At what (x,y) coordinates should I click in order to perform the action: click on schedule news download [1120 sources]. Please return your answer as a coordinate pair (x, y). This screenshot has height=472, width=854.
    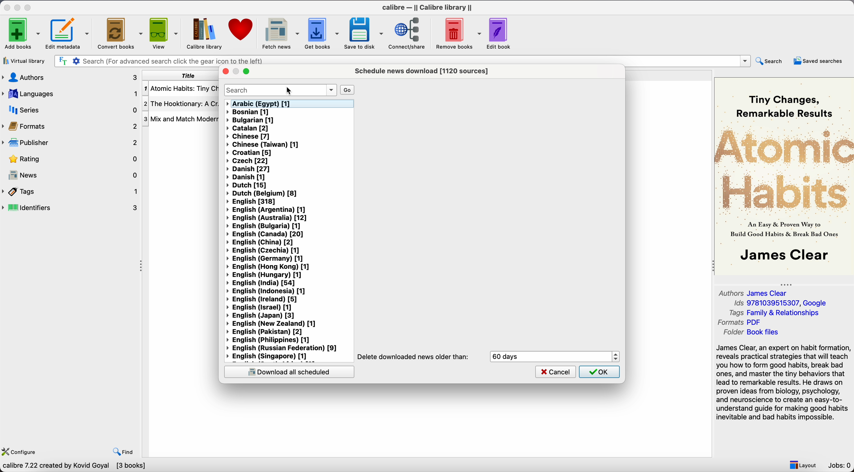
    Looking at the image, I should click on (424, 71).